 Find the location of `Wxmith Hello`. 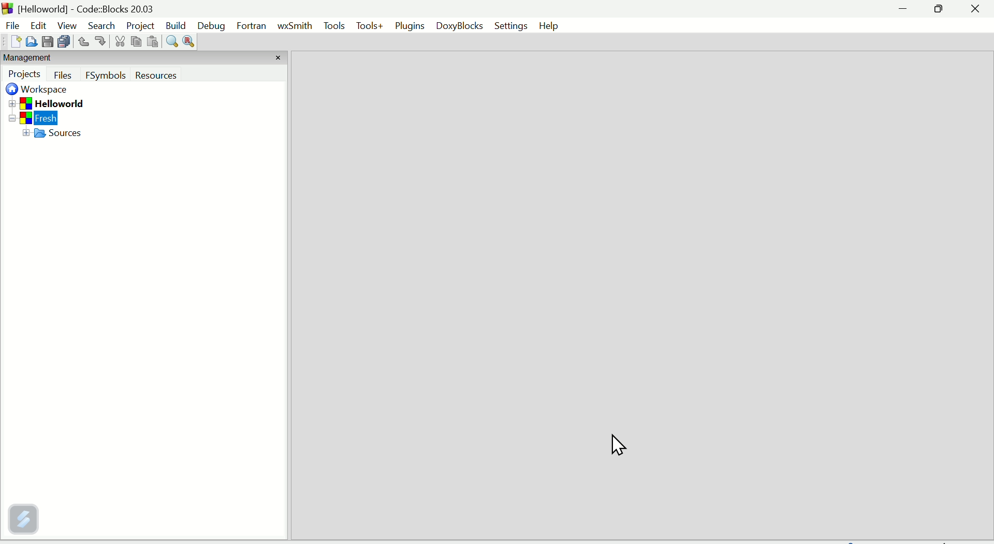

Wxmith Hello is located at coordinates (296, 29).